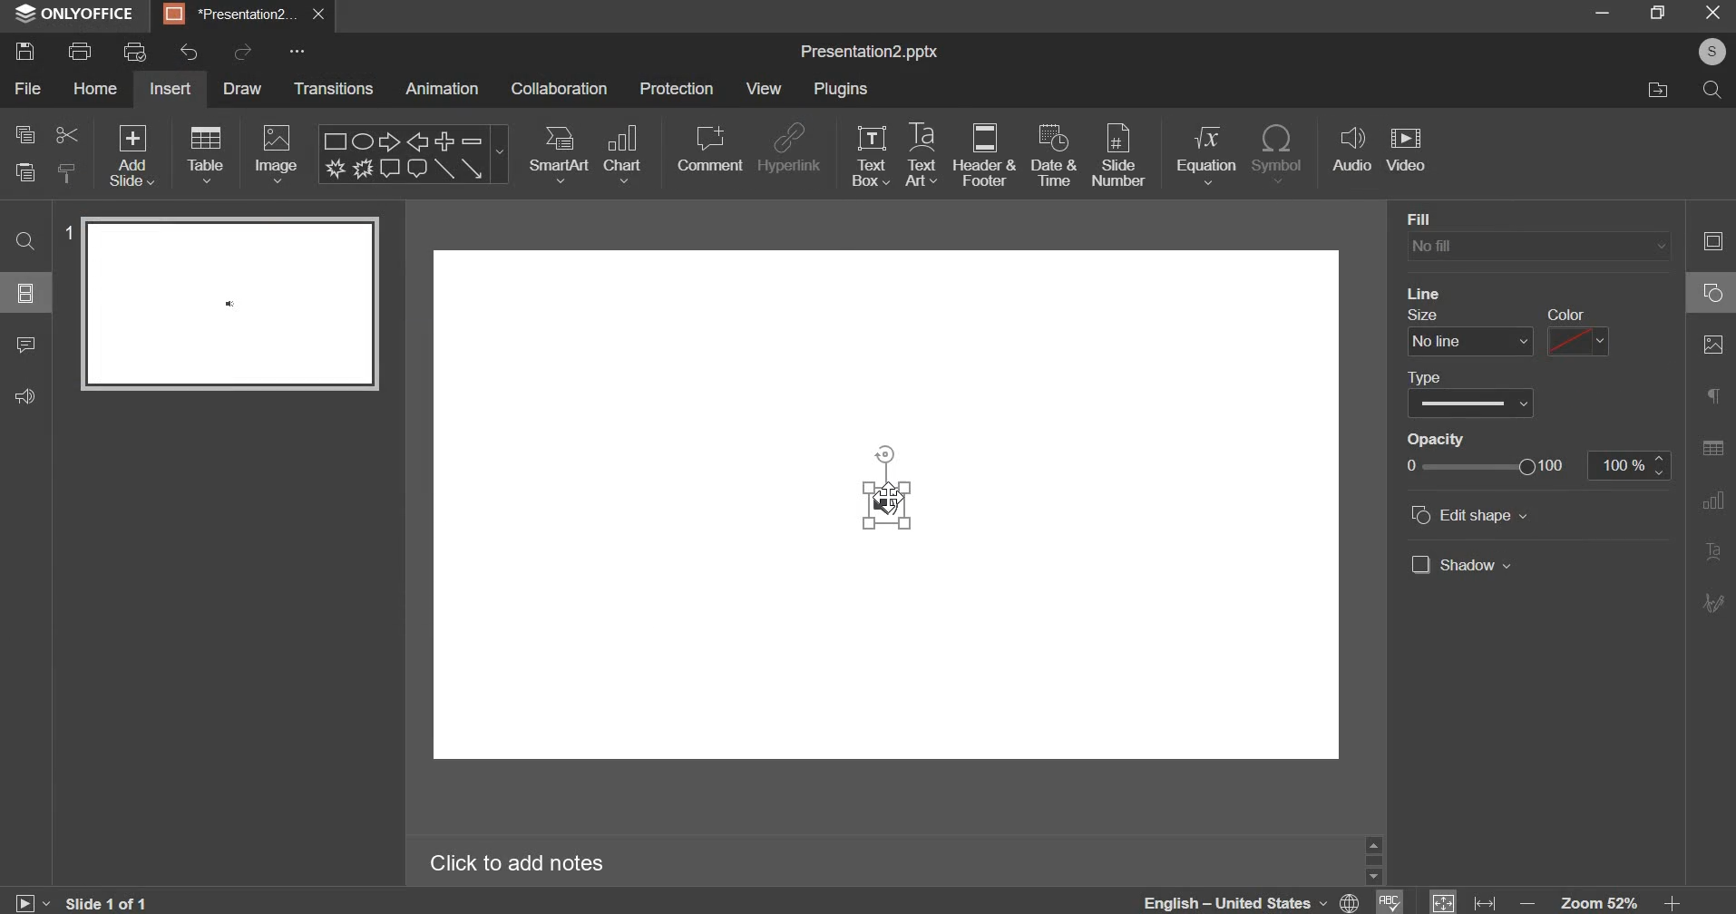 The width and height of the screenshot is (1736, 914). What do you see at coordinates (1659, 465) in the screenshot?
I see `increase/decrease opacity` at bounding box center [1659, 465].